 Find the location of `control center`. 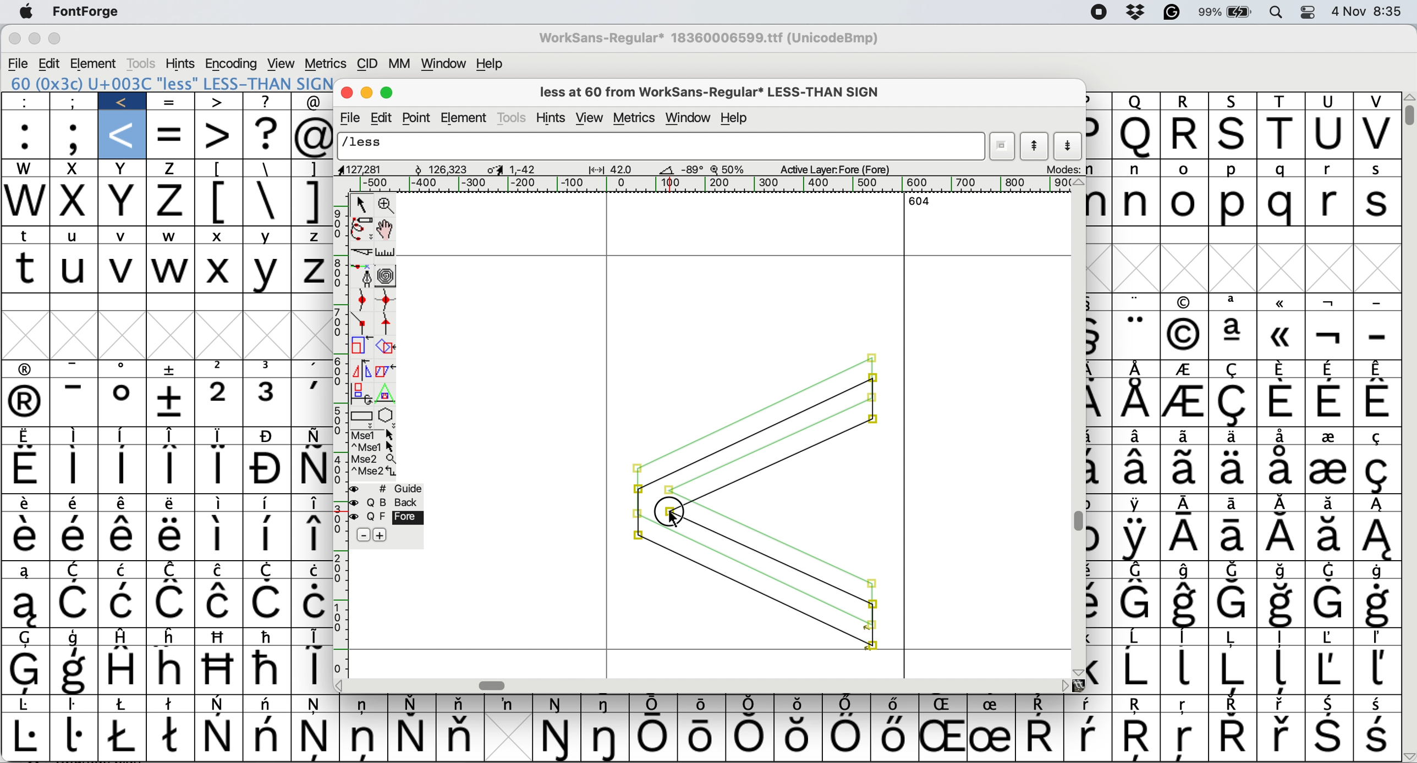

control center is located at coordinates (1311, 12).